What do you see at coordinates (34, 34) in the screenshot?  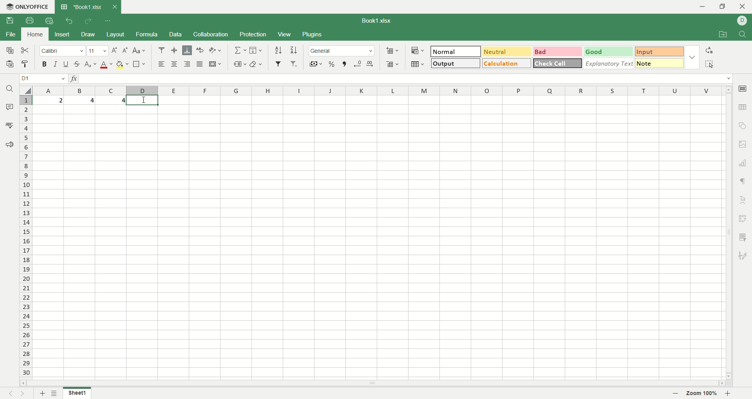 I see `home` at bounding box center [34, 34].